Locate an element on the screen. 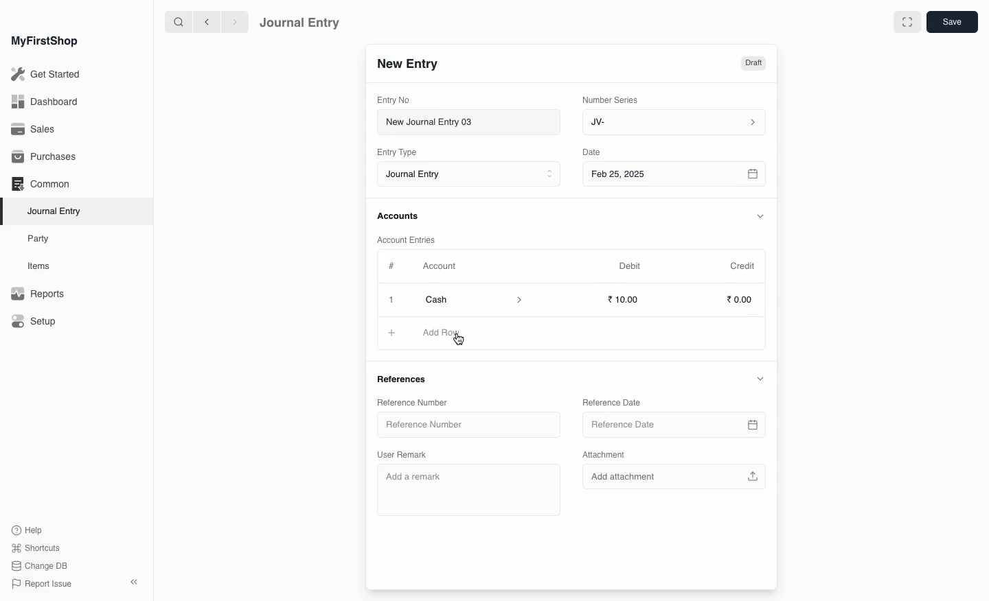 This screenshot has width=989, height=601. Feb 25, 2025 8 is located at coordinates (675, 174).